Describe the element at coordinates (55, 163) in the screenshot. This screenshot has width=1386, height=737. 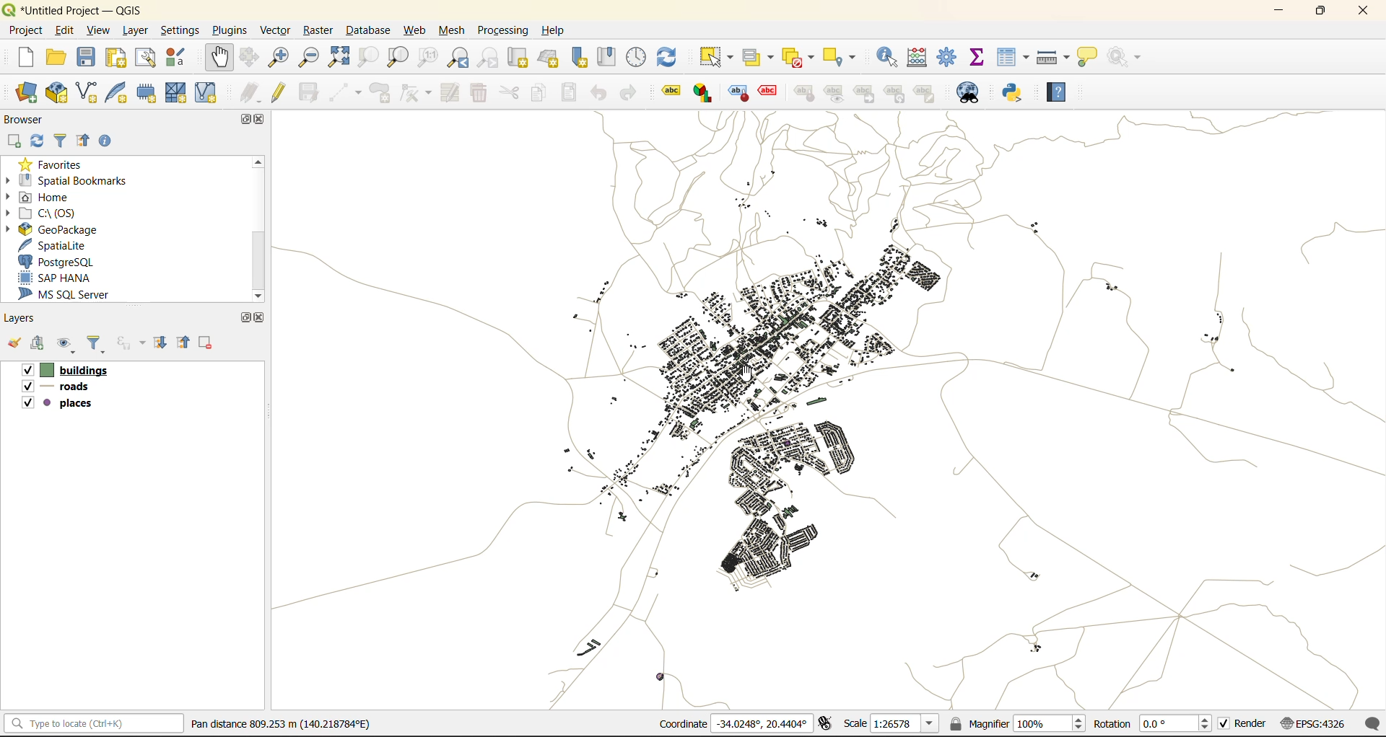
I see `favorites` at that location.